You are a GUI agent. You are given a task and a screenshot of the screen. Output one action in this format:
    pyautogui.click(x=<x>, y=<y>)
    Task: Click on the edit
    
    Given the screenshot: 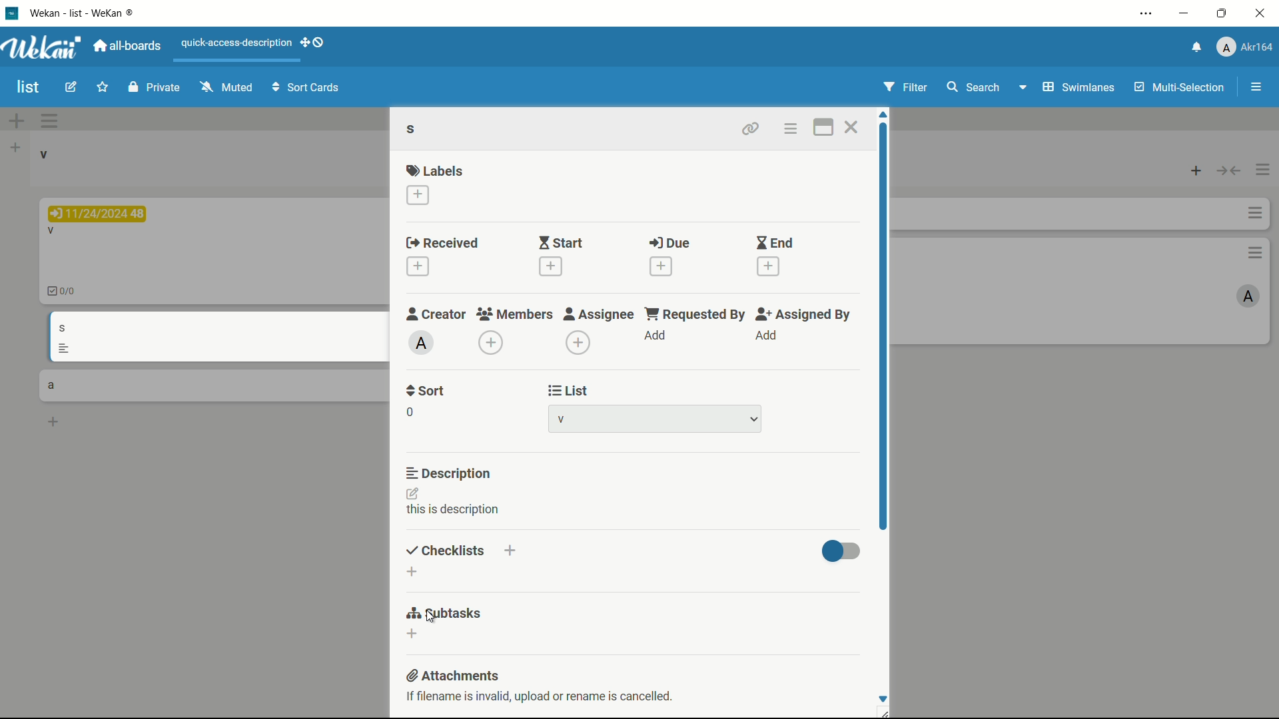 What is the action you would take?
    pyautogui.click(x=71, y=88)
    